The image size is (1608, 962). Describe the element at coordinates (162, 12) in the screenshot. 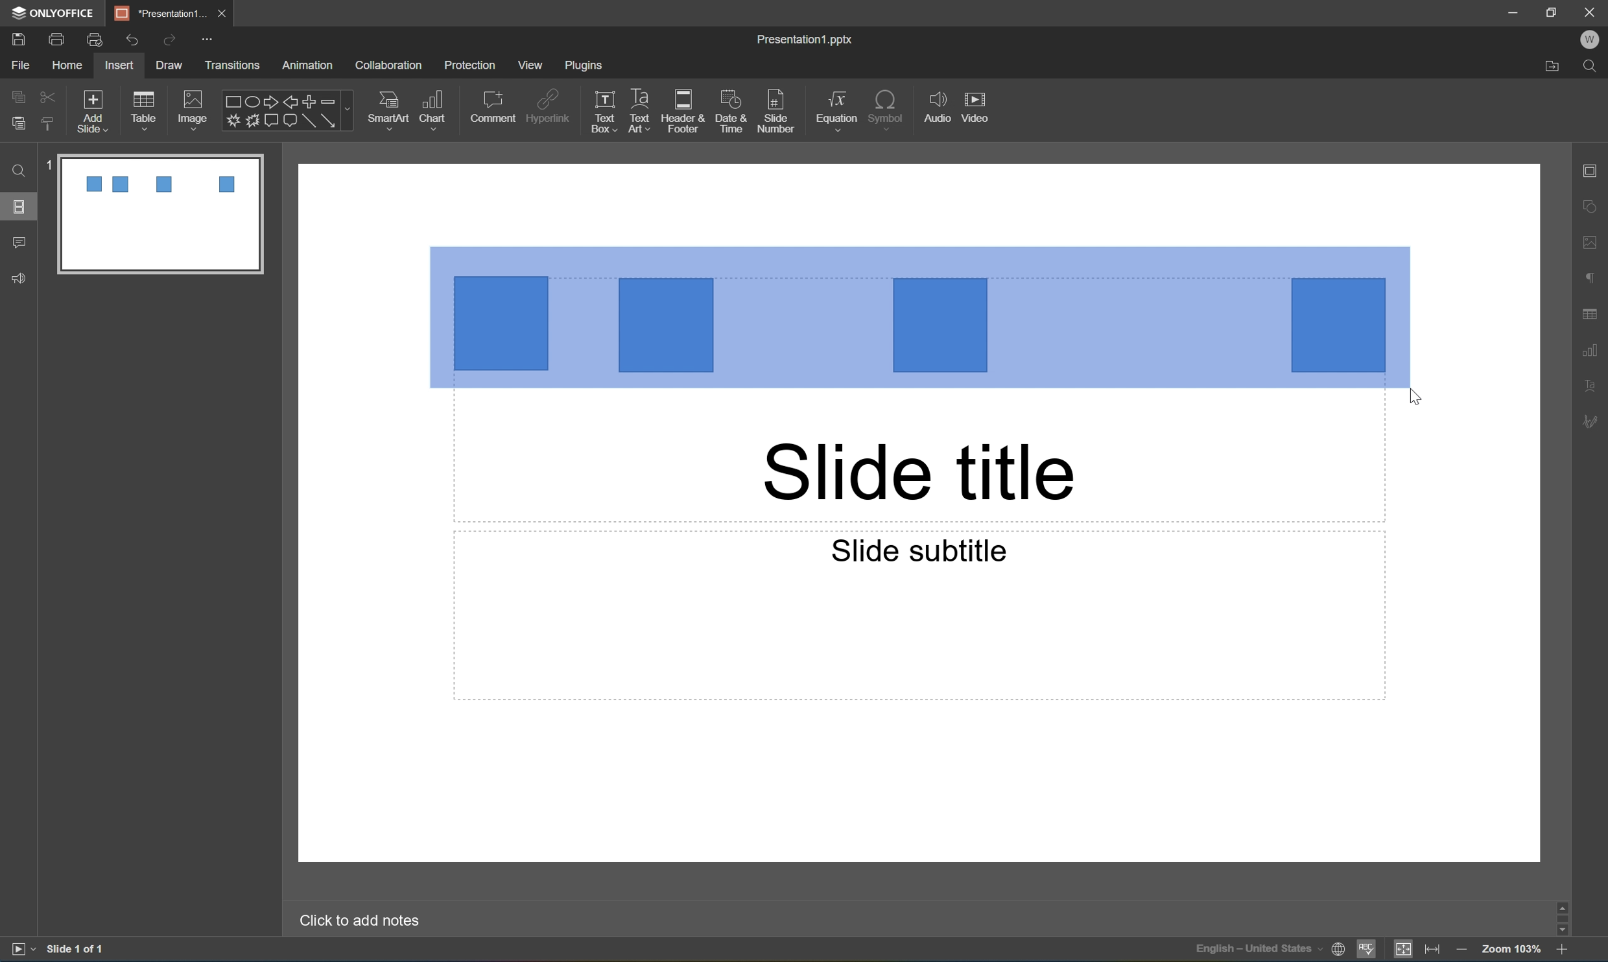

I see `*Presentation1...` at that location.